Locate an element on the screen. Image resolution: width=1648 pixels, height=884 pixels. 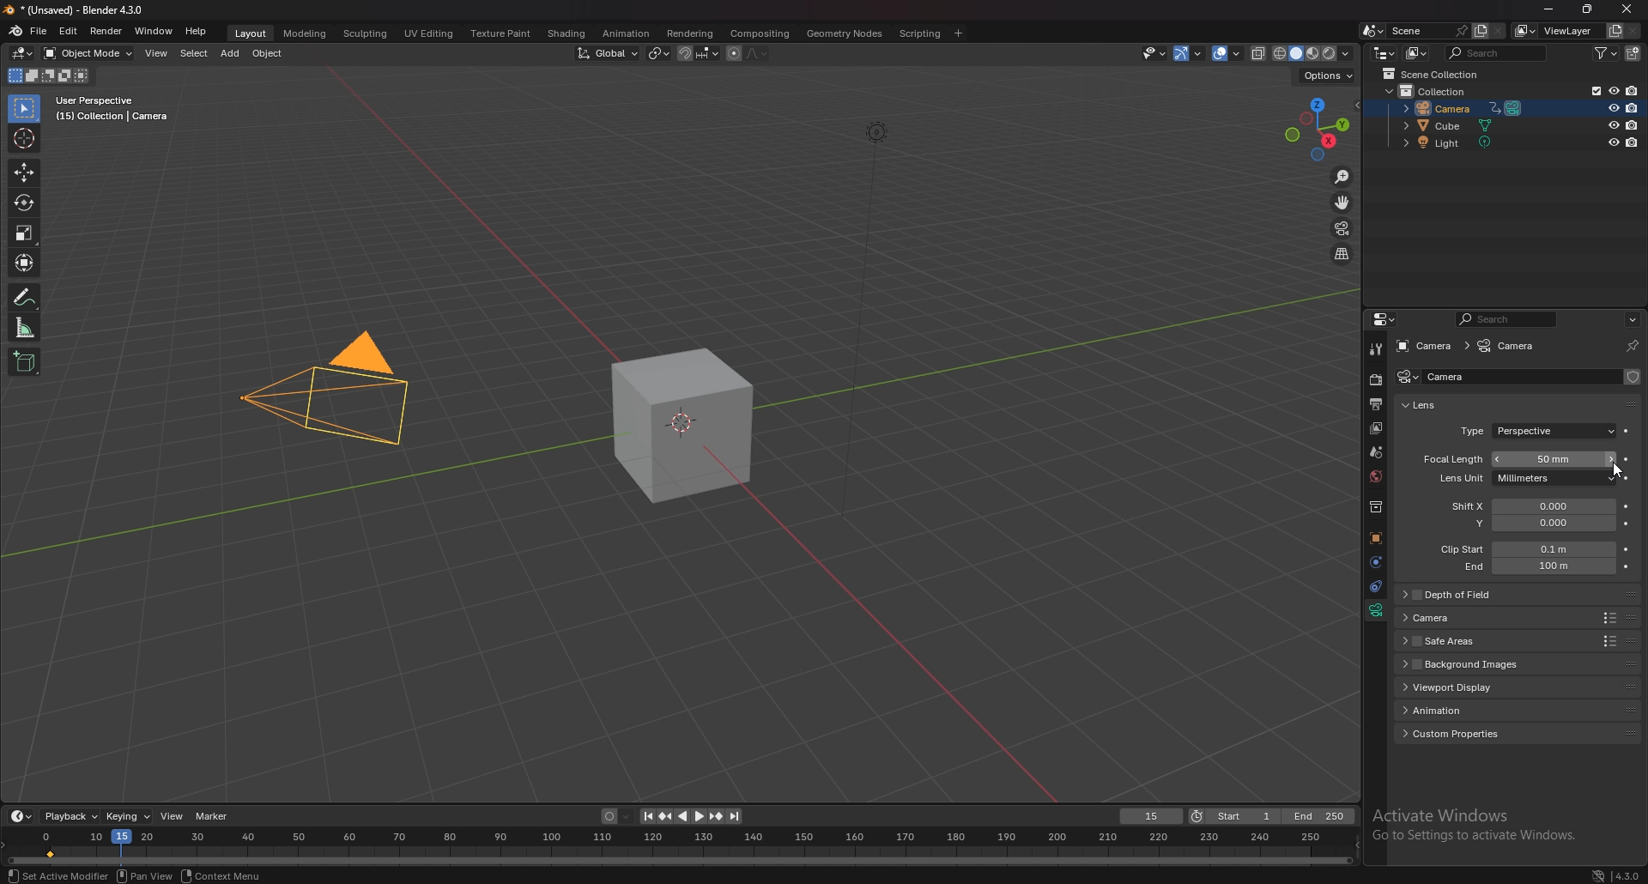
hide in viewport is located at coordinates (1614, 142).